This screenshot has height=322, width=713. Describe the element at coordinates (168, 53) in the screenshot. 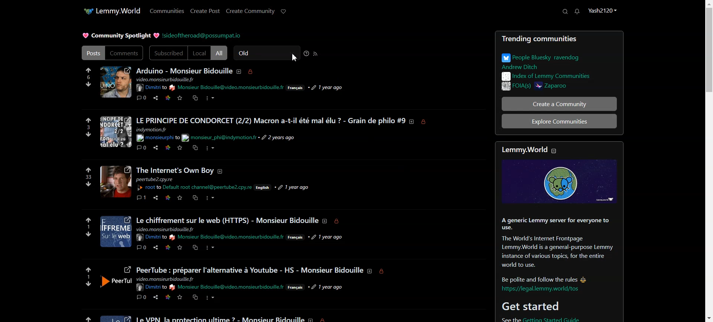

I see `Subscribed` at that location.